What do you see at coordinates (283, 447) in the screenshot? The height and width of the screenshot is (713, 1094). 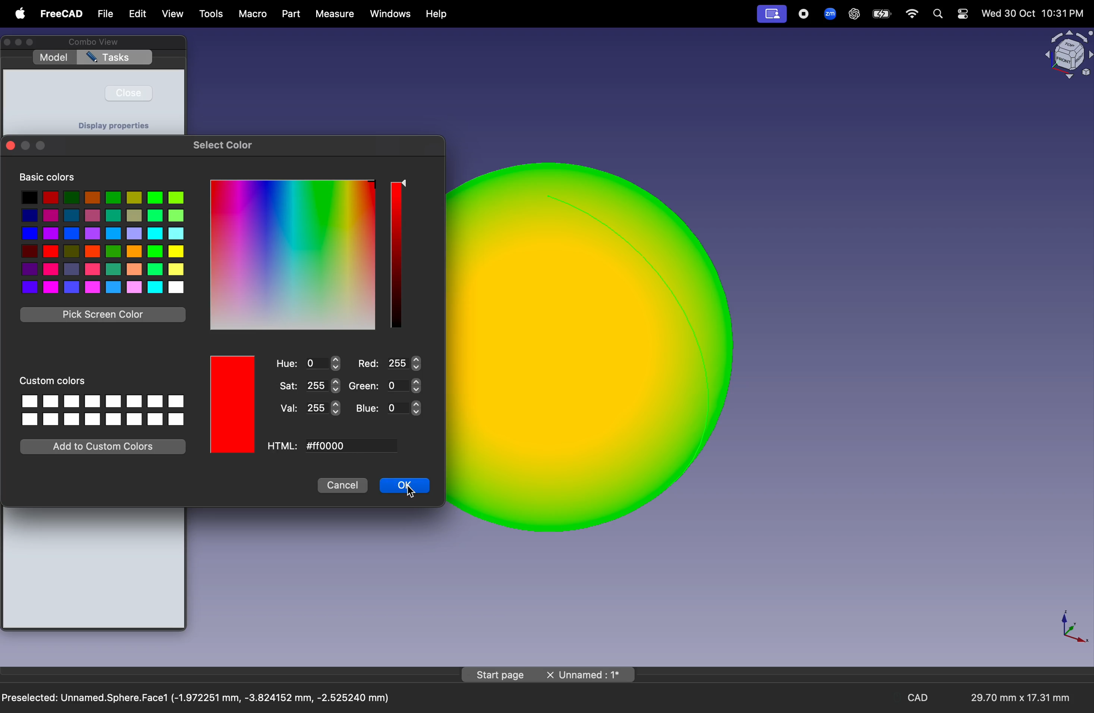 I see `html` at bounding box center [283, 447].